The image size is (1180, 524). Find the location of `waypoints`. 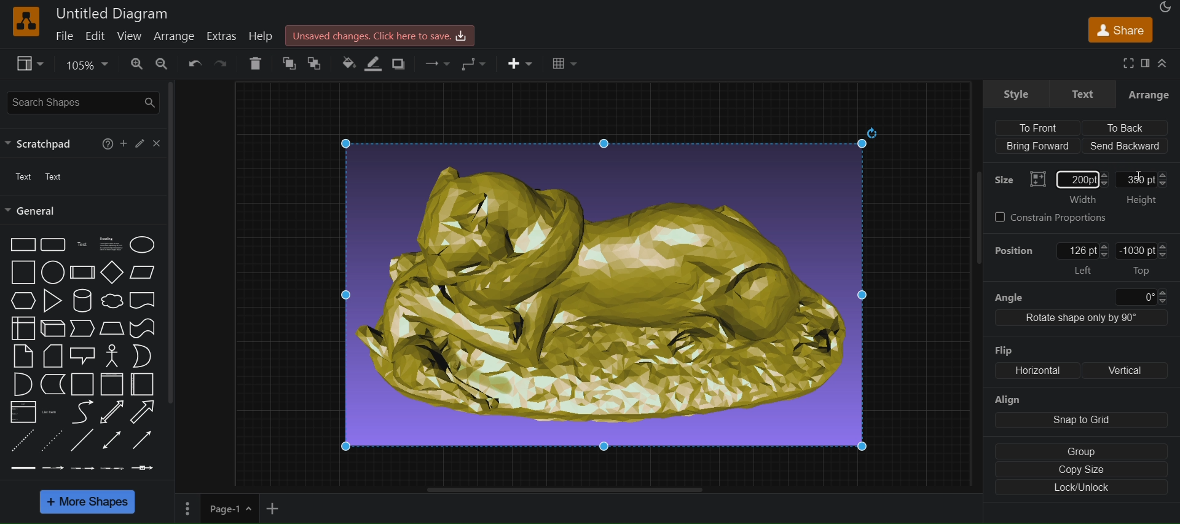

waypoints is located at coordinates (436, 65).